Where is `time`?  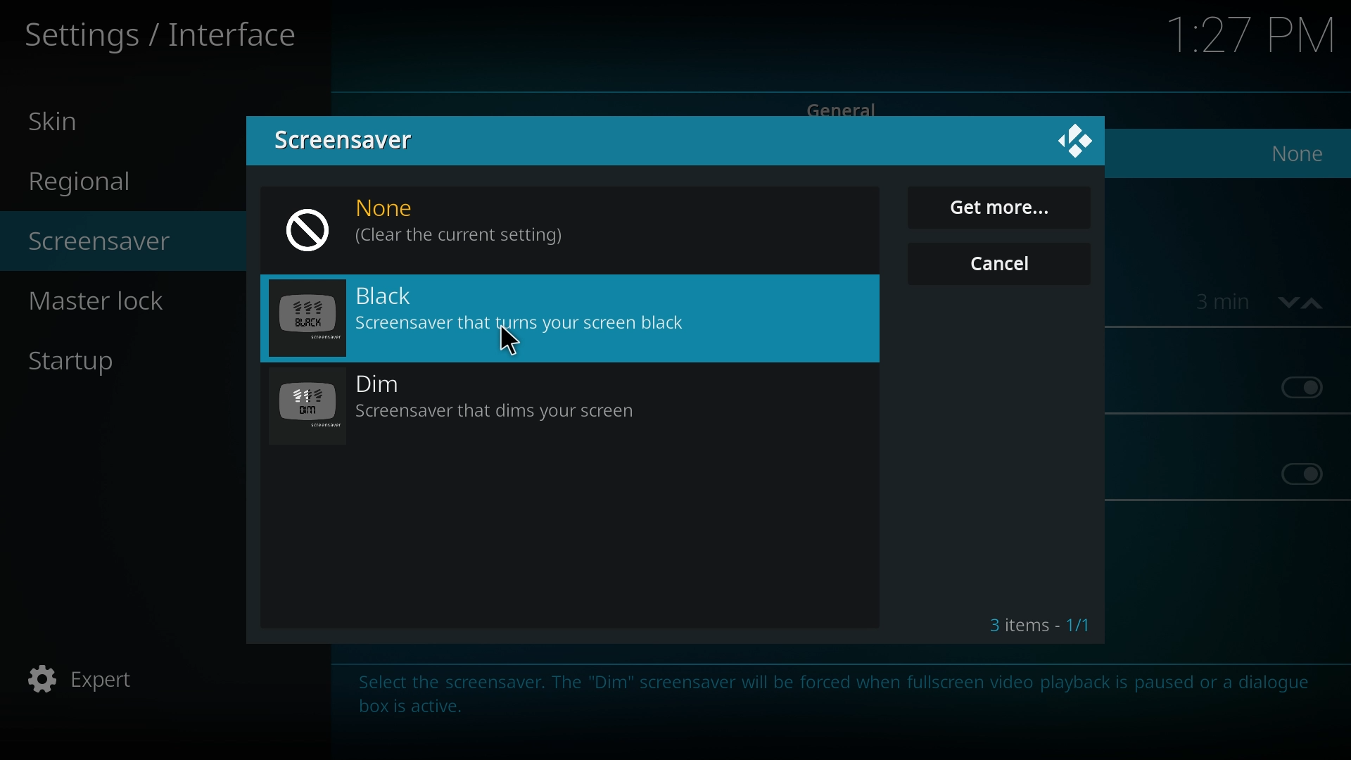
time is located at coordinates (1251, 45).